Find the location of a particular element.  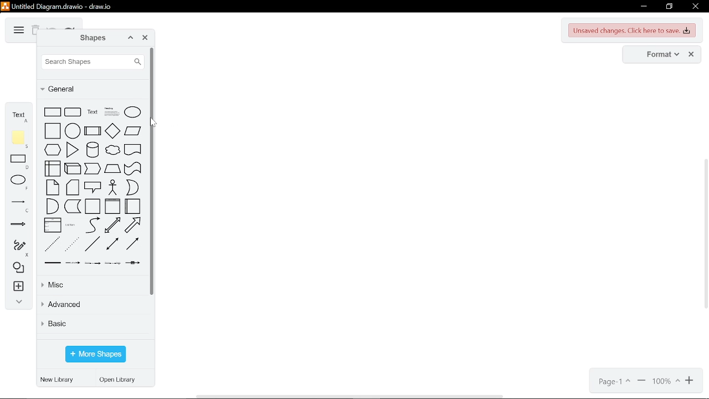

curve is located at coordinates (93, 225).